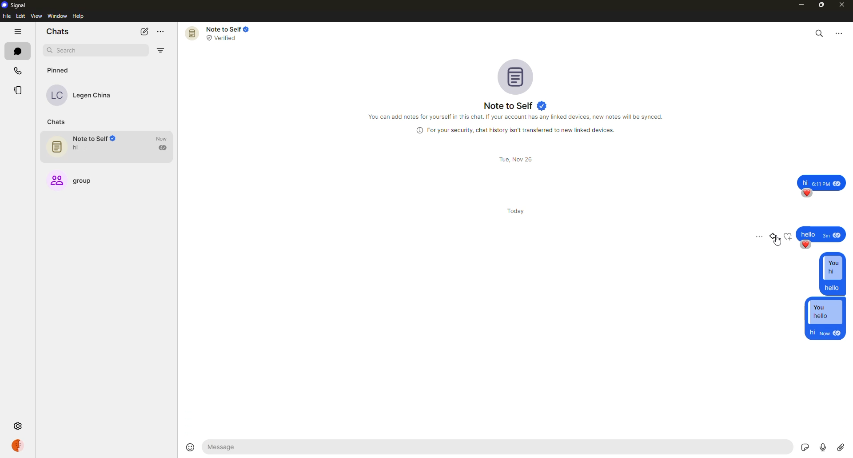 Image resolution: width=853 pixels, height=458 pixels. What do you see at coordinates (826, 318) in the screenshot?
I see `reply` at bounding box center [826, 318].